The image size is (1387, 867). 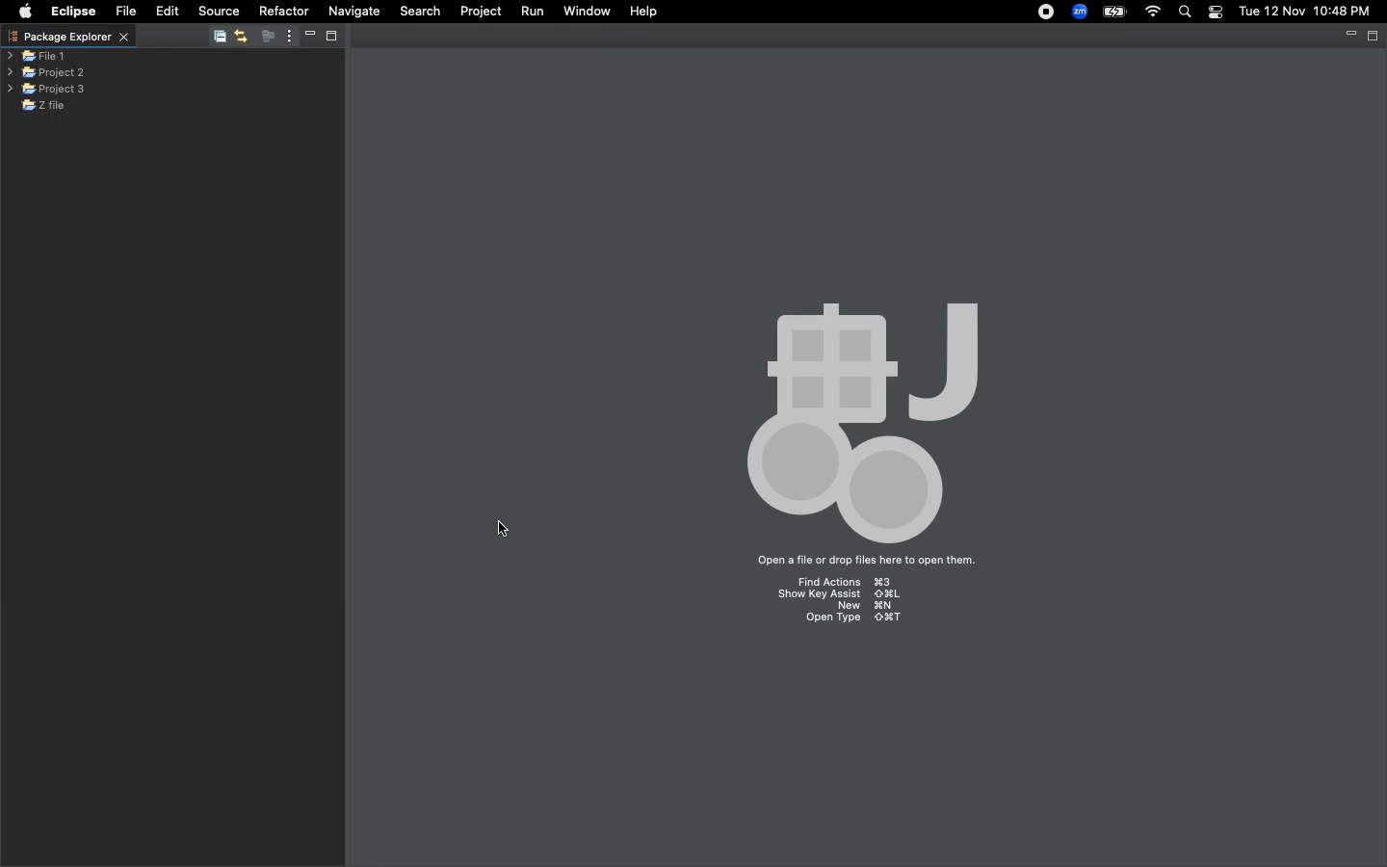 I want to click on Search, so click(x=421, y=13).